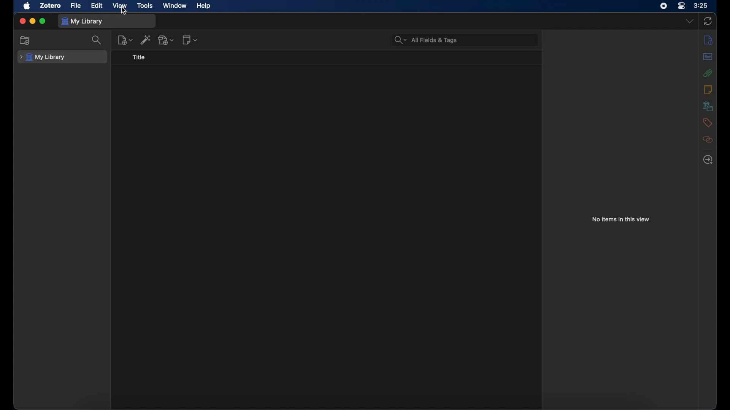  What do you see at coordinates (33, 21) in the screenshot?
I see `minimize` at bounding box center [33, 21].